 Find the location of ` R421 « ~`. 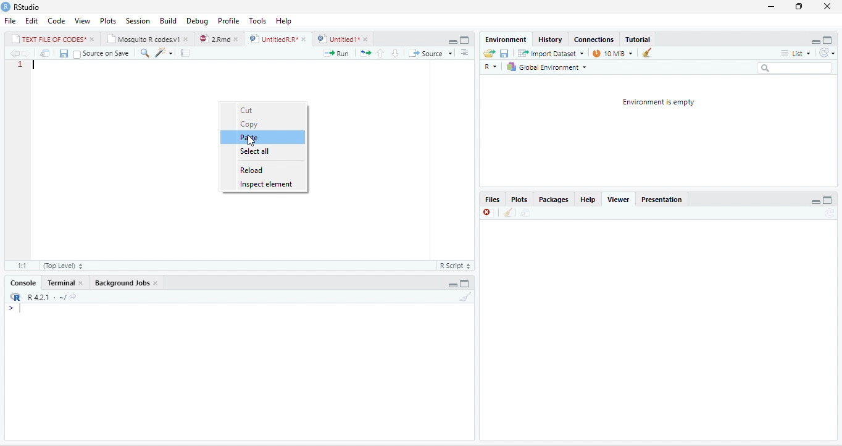

 R421 « ~ is located at coordinates (41, 295).